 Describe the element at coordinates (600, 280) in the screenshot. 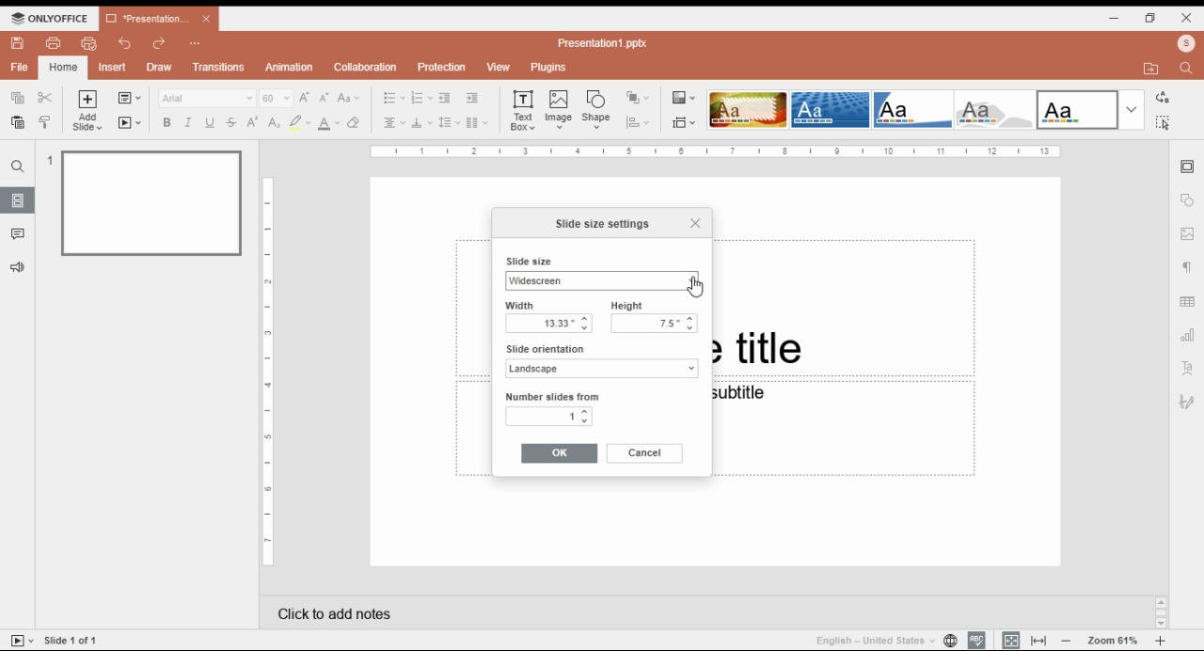

I see `Widescreen` at that location.